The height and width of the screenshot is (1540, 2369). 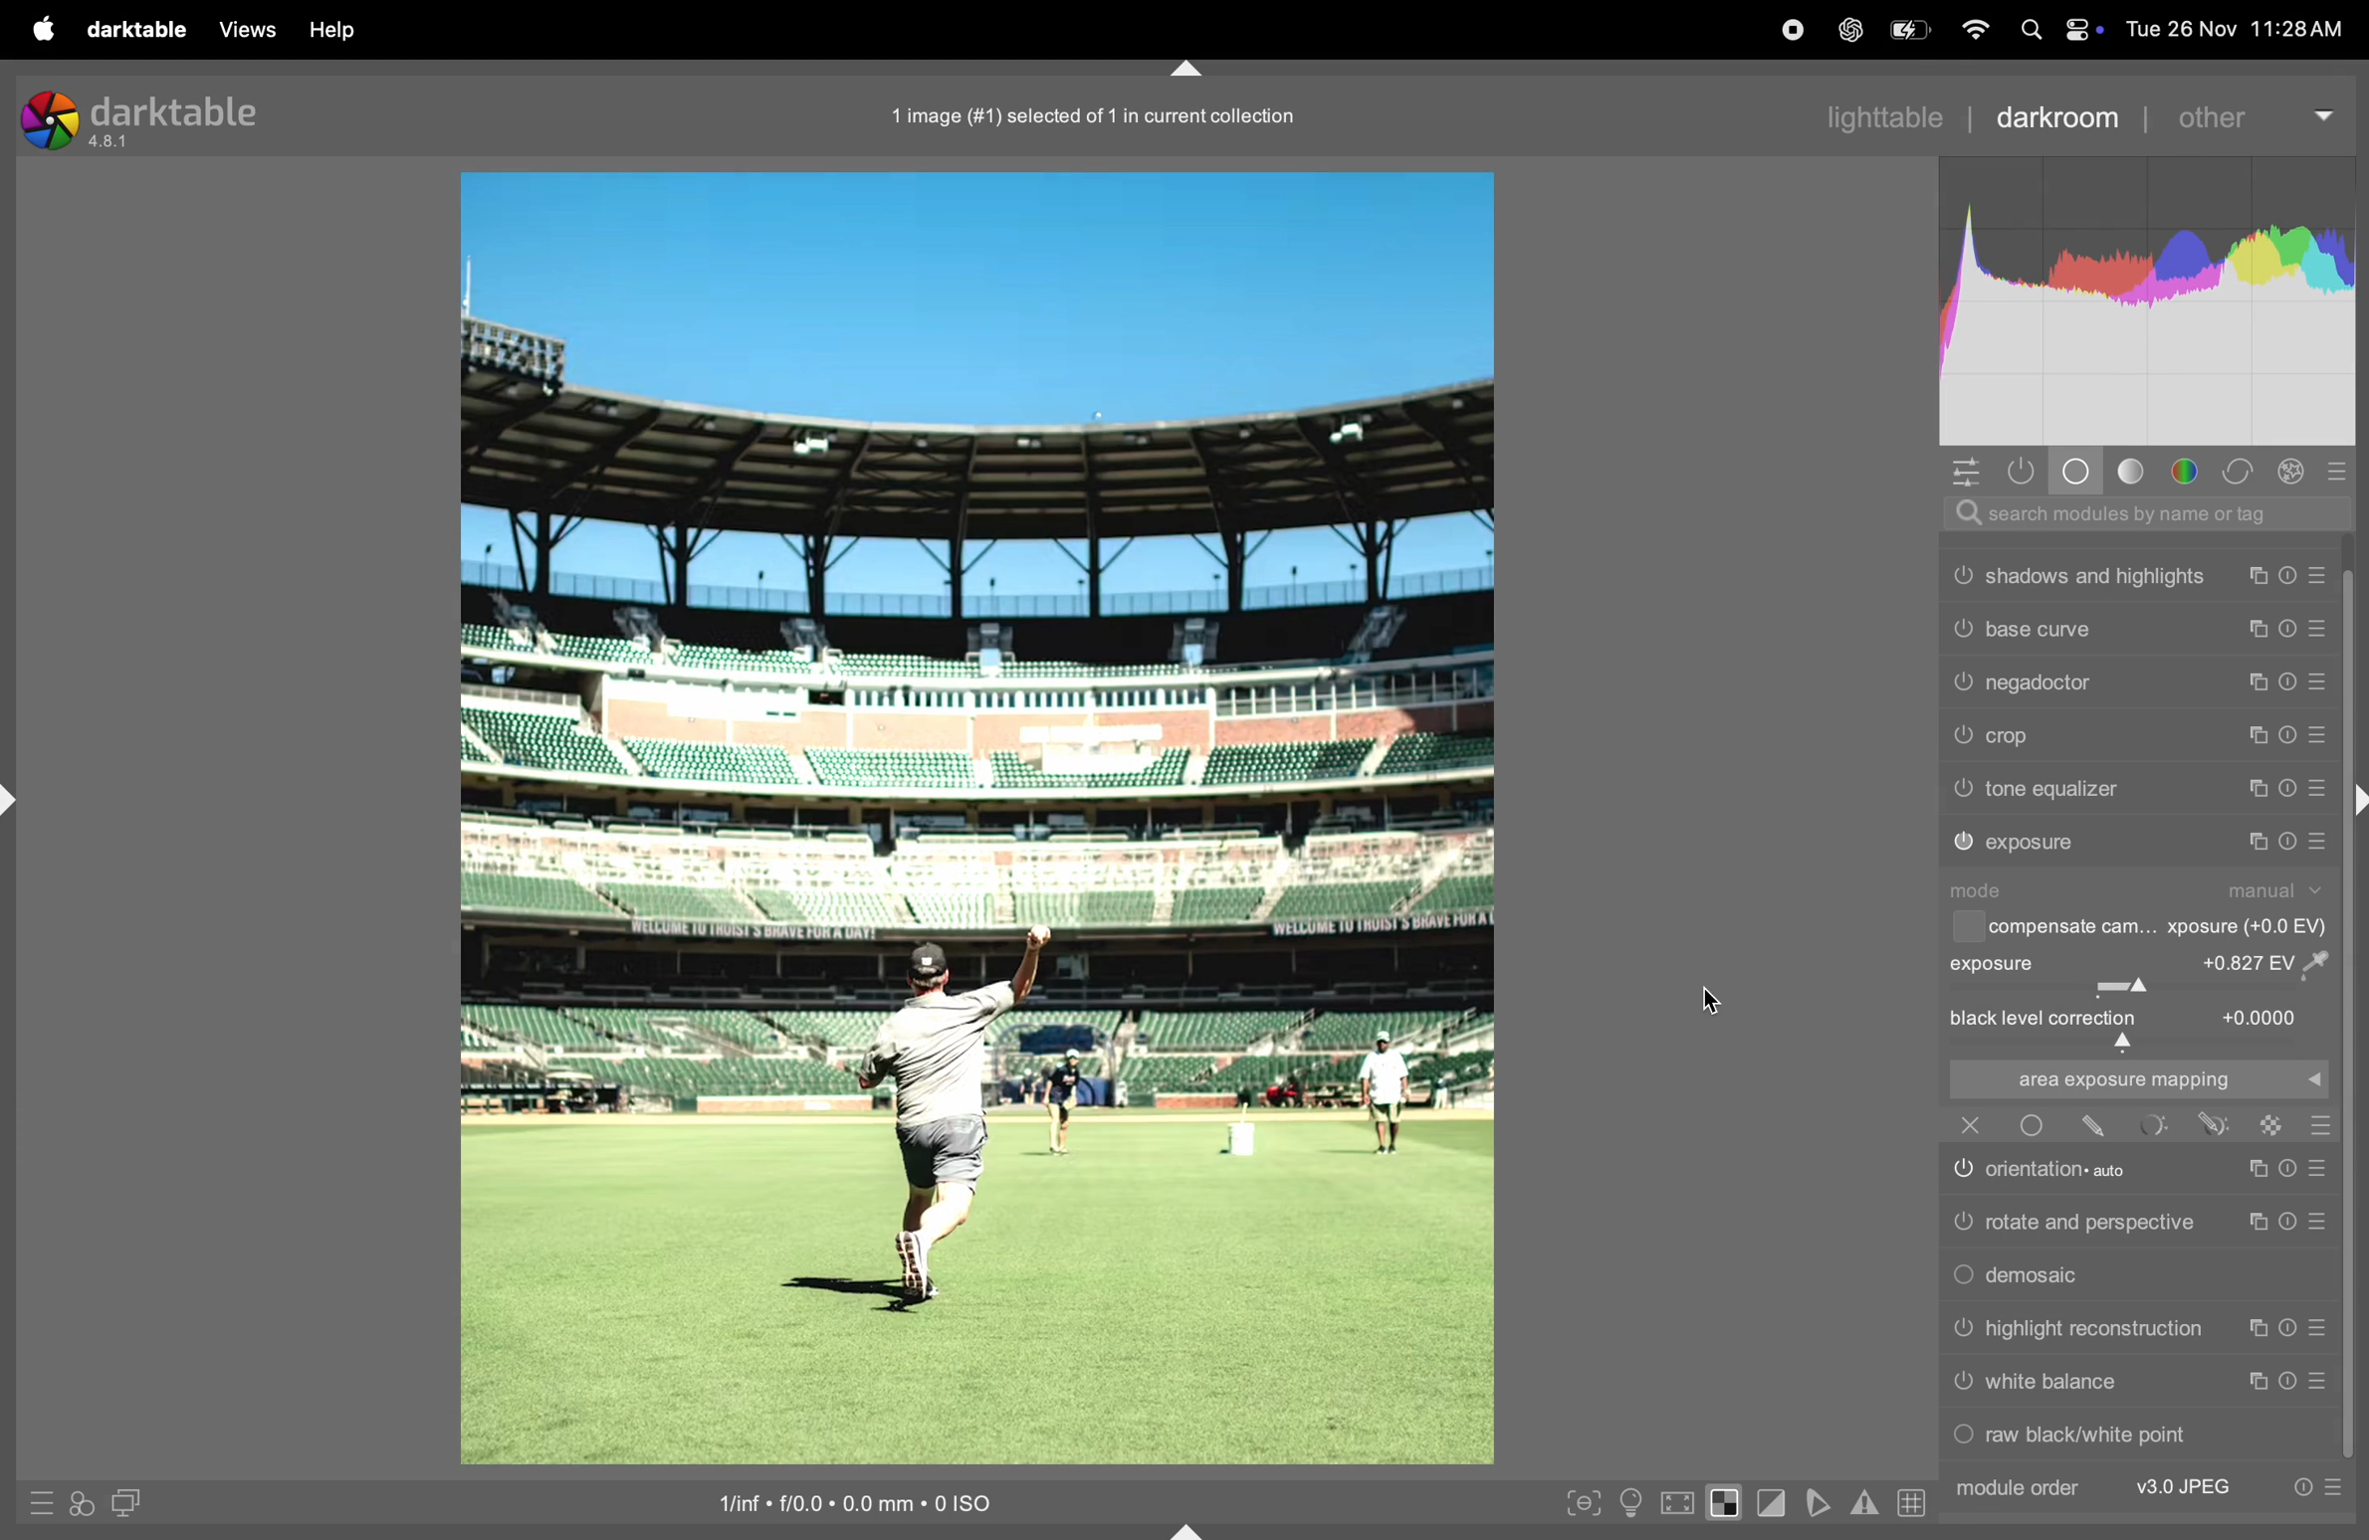 I want to click on expand or collapse , so click(x=2354, y=803).